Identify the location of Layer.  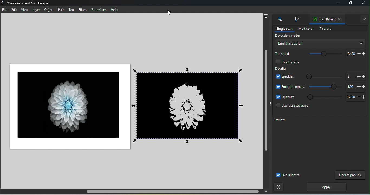
(36, 10).